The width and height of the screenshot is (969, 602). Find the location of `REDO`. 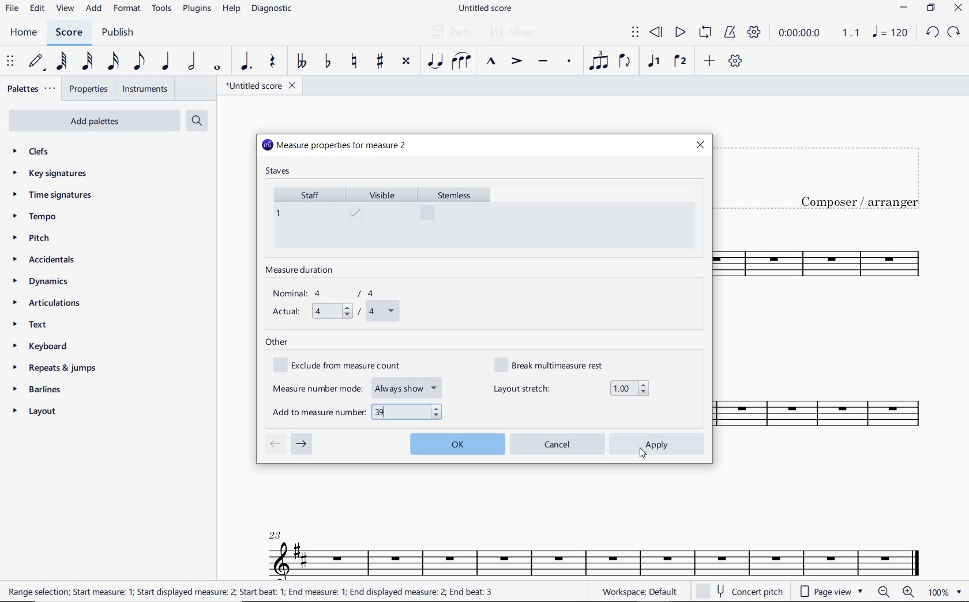

REDO is located at coordinates (955, 32).